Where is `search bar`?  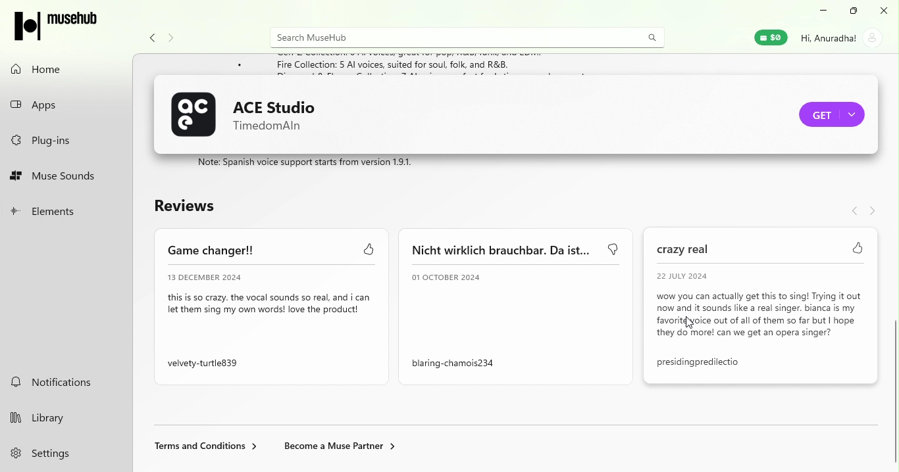
search bar is located at coordinates (449, 37).